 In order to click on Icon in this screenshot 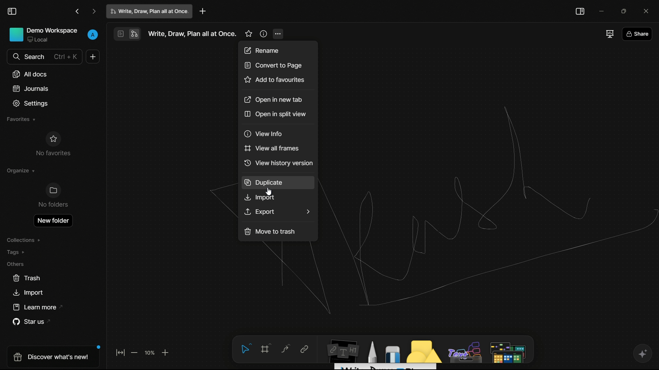, I will do `click(16, 35)`.